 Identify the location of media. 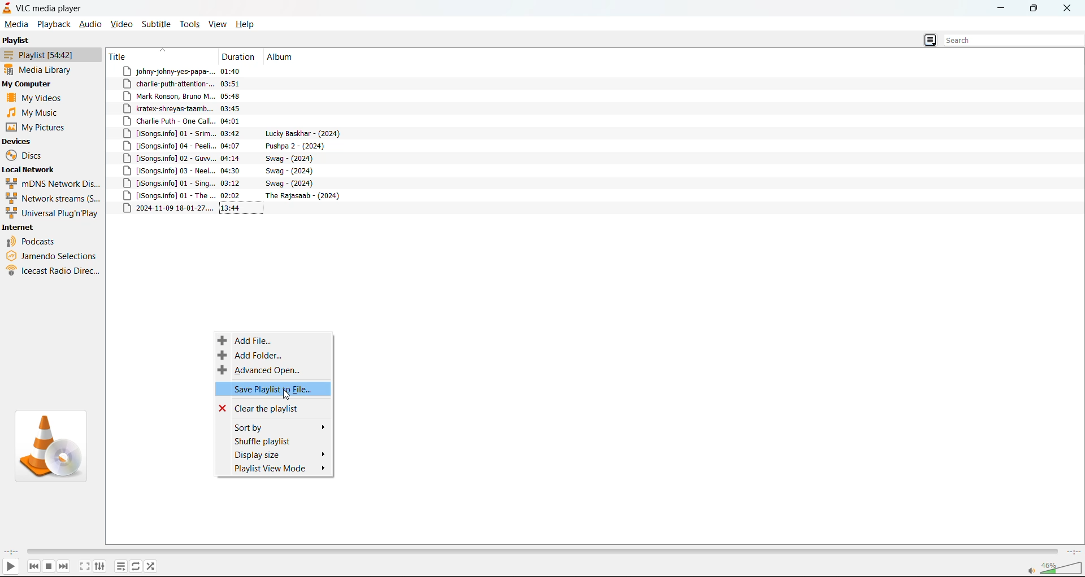
(16, 24).